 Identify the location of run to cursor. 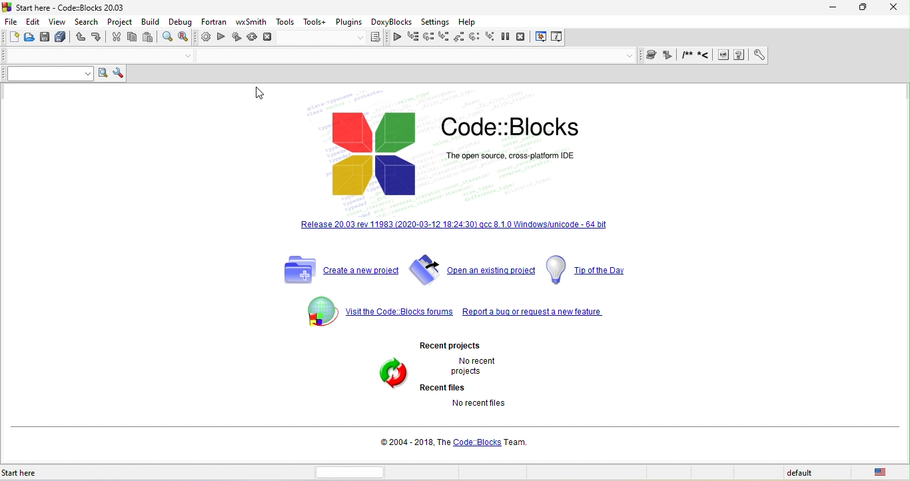
(413, 38).